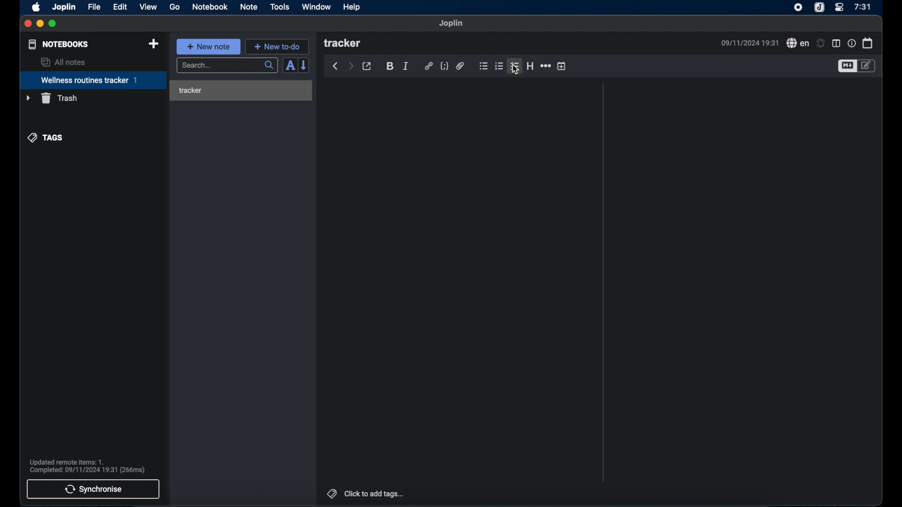 The width and height of the screenshot is (902, 507). I want to click on toggle external editor, so click(367, 66).